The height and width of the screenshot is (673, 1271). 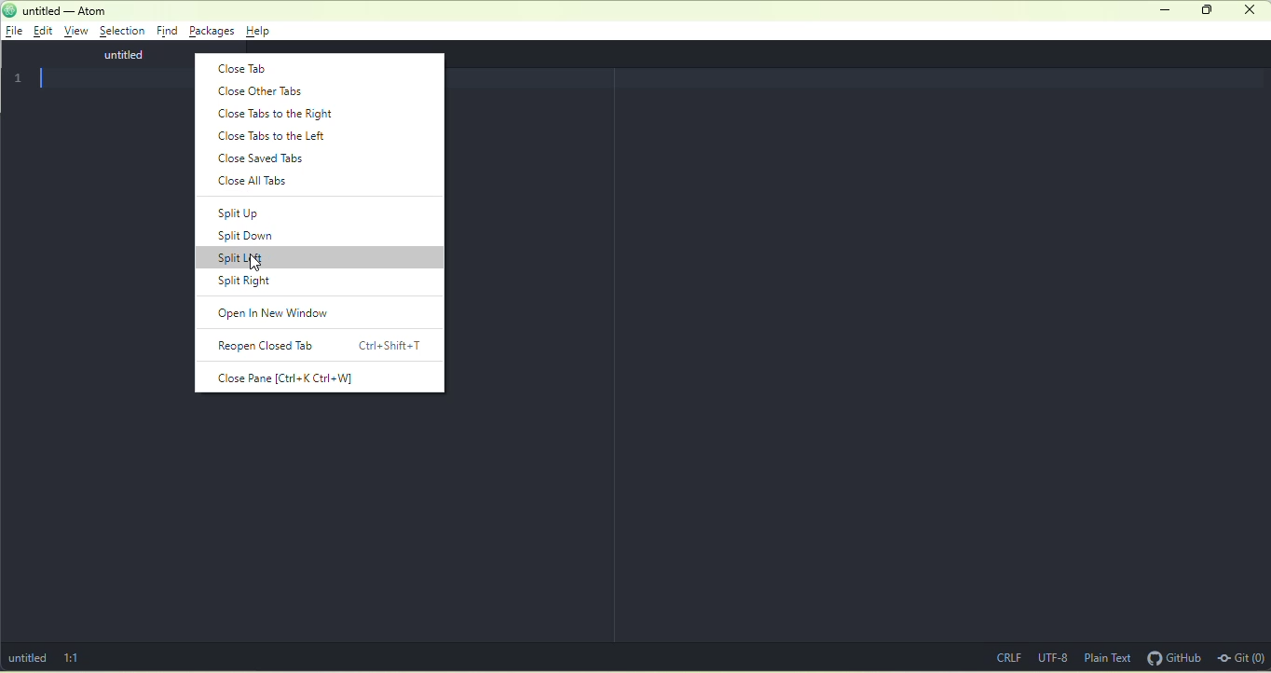 What do you see at coordinates (111, 55) in the screenshot?
I see `untitled` at bounding box center [111, 55].